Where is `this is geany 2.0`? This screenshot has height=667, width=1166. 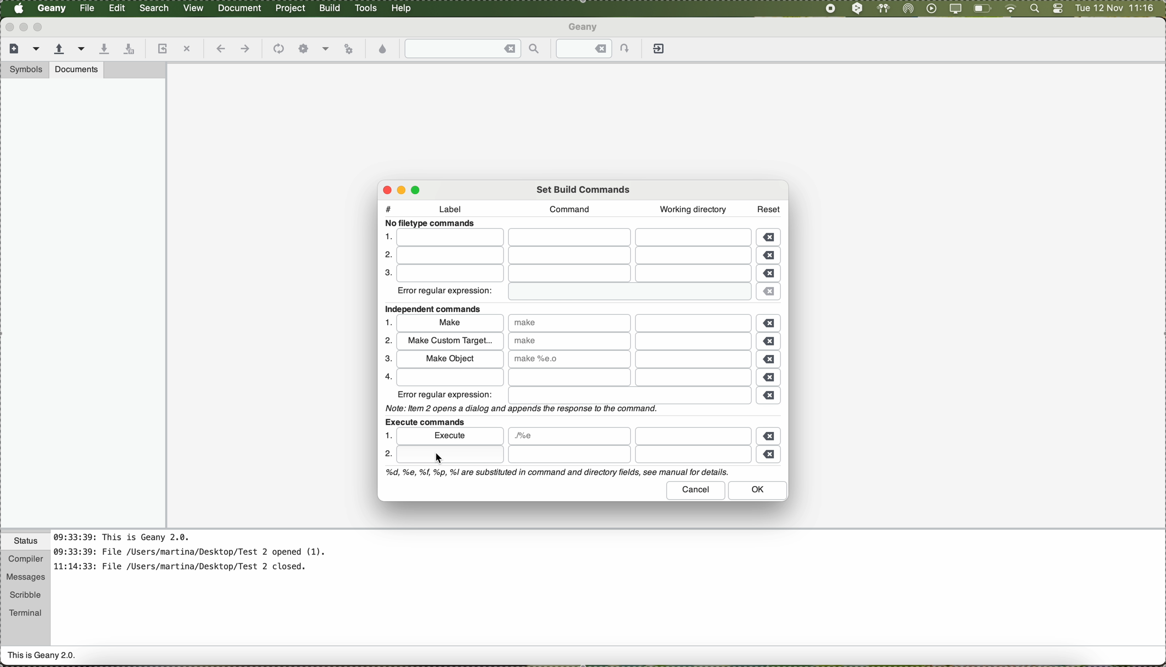 this is geany 2.0 is located at coordinates (42, 656).